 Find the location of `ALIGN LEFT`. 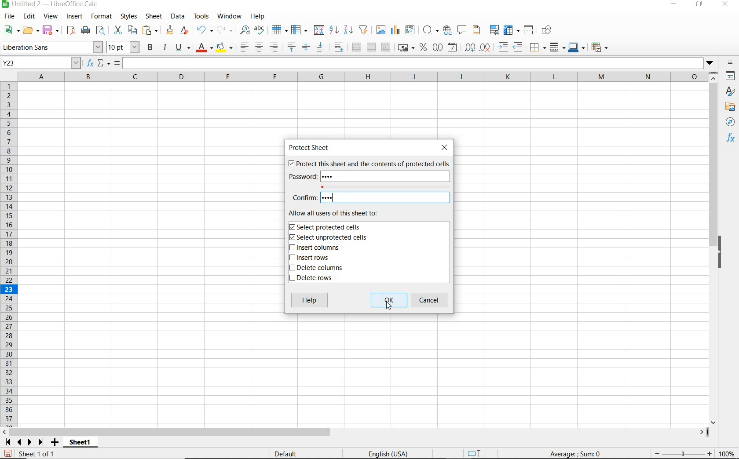

ALIGN LEFT is located at coordinates (245, 47).